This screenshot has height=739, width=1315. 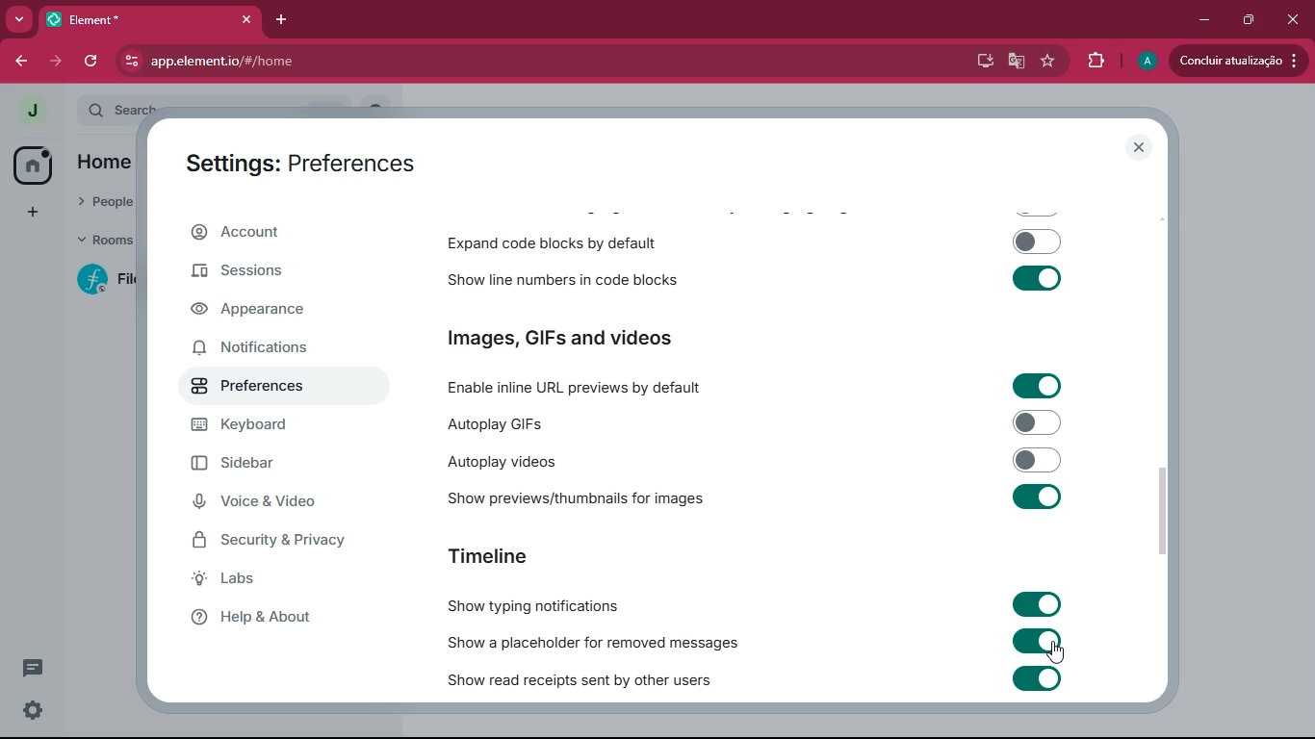 I want to click on add tab, so click(x=281, y=20).